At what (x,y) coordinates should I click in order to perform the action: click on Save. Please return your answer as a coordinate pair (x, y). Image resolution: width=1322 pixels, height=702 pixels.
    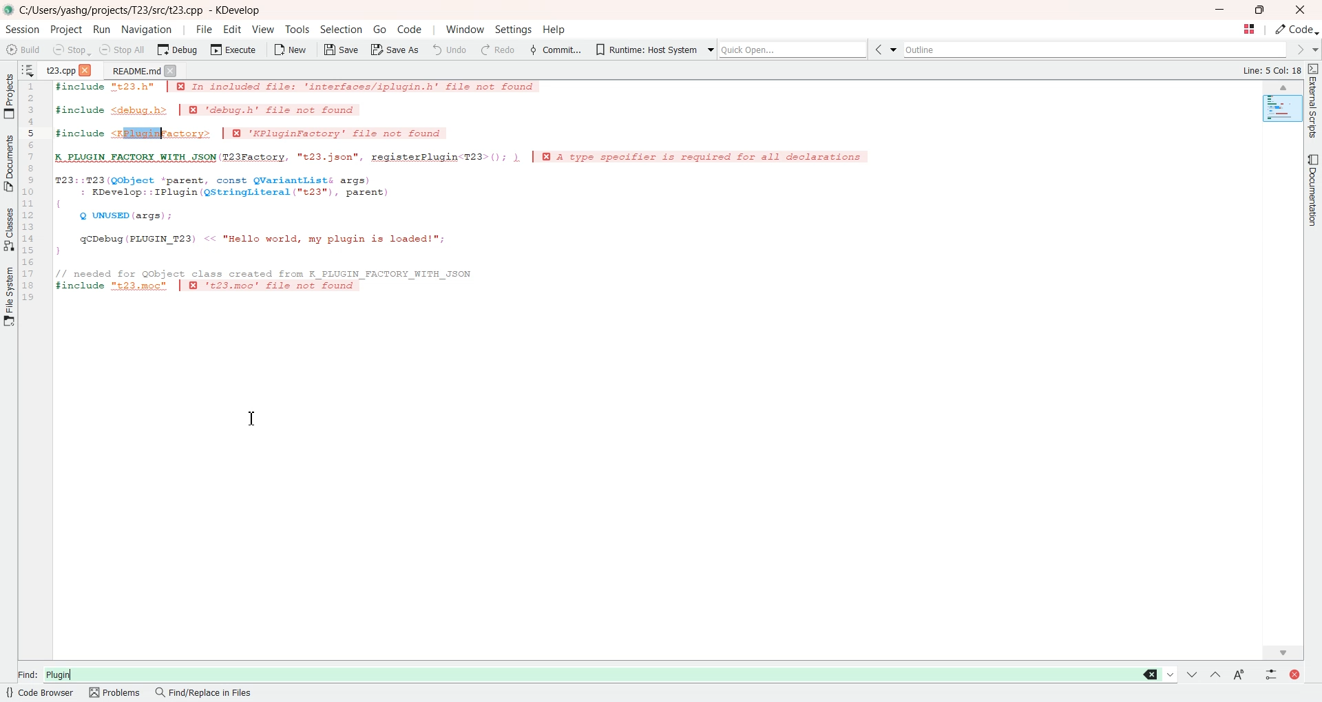
    Looking at the image, I should click on (340, 50).